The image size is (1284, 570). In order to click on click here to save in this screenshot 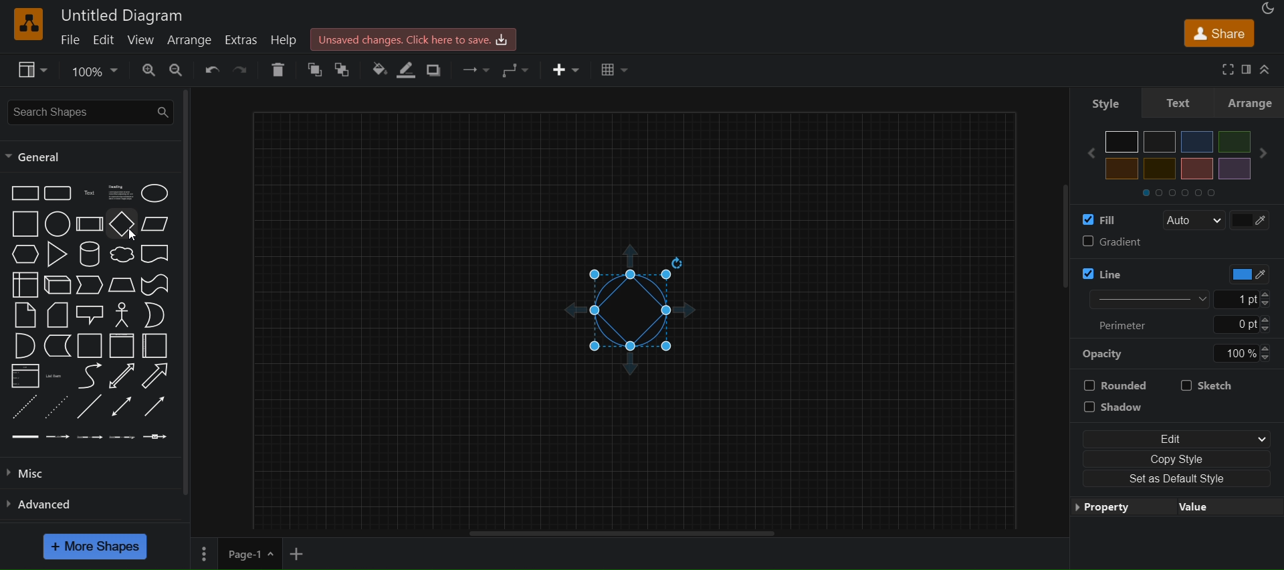, I will do `click(415, 38)`.